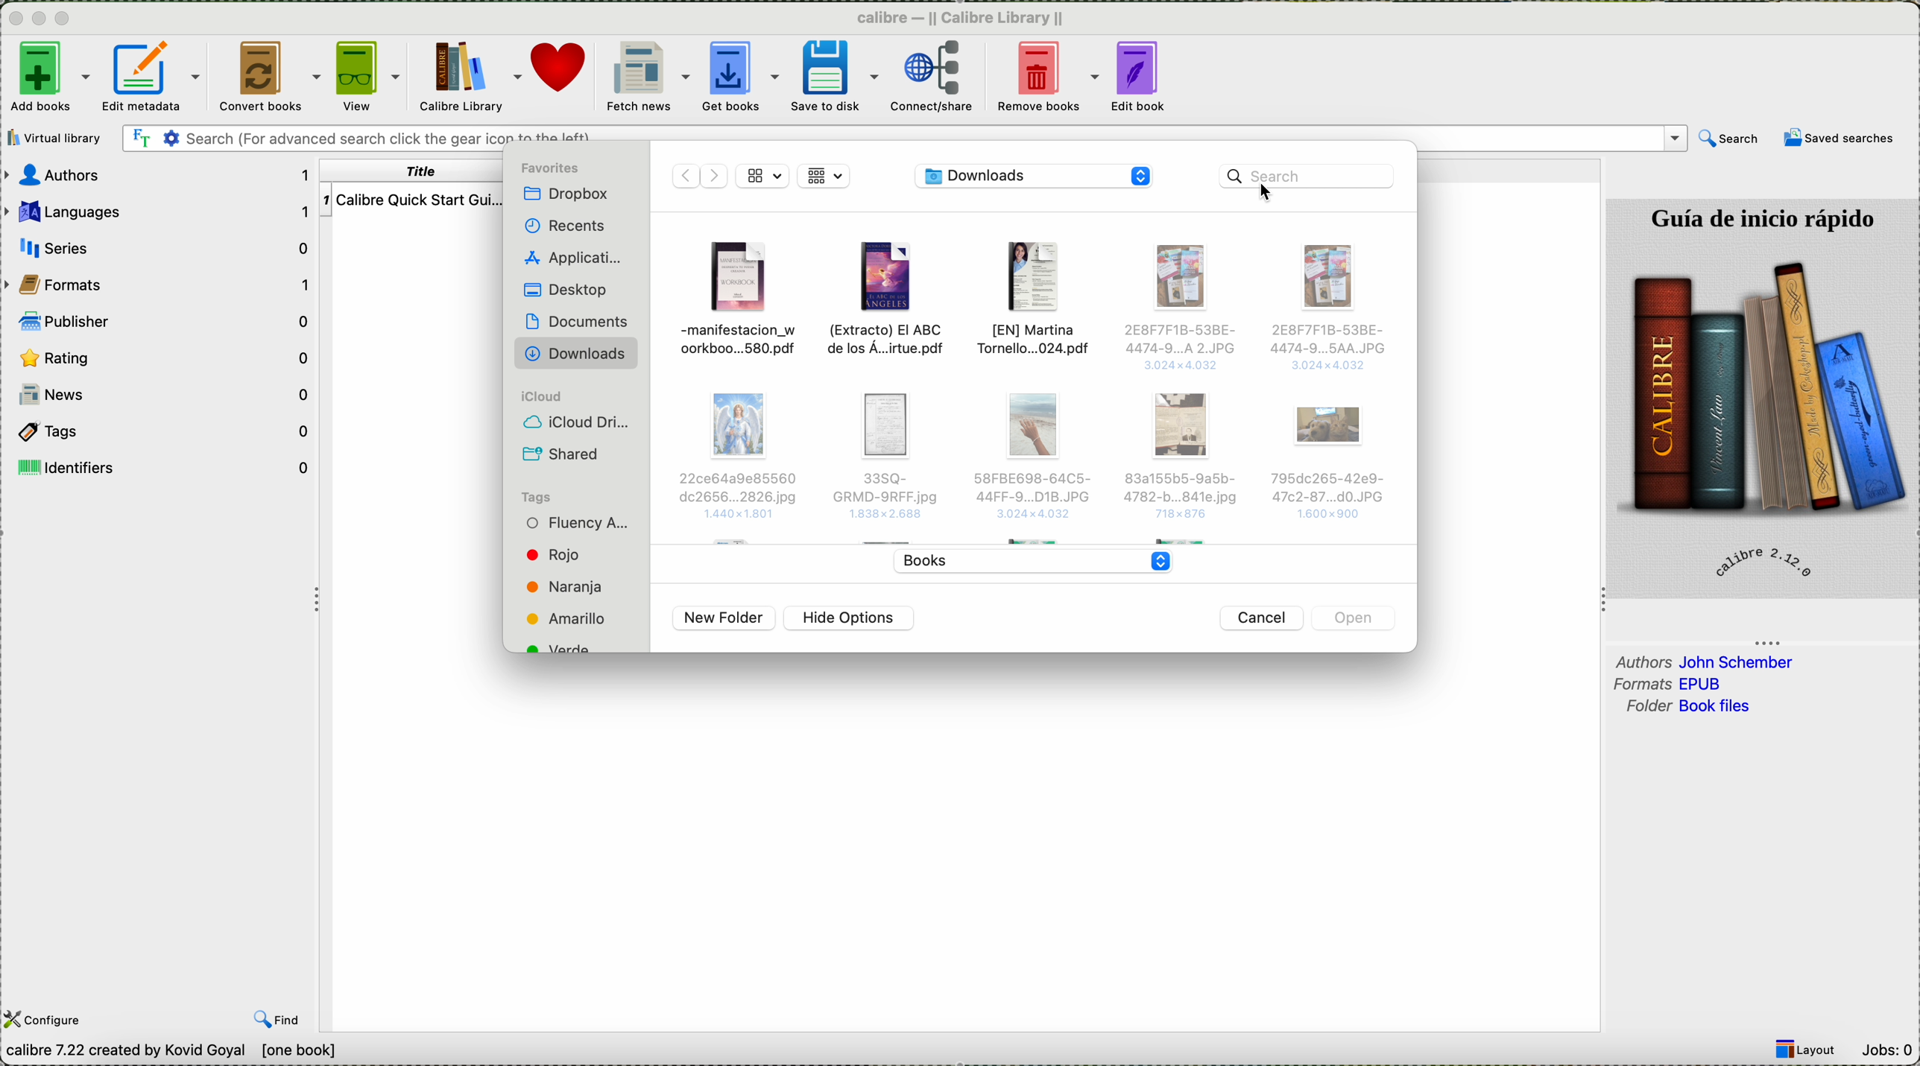 The height and width of the screenshot is (1066, 1920). What do you see at coordinates (1033, 299) in the screenshot?
I see `file` at bounding box center [1033, 299].